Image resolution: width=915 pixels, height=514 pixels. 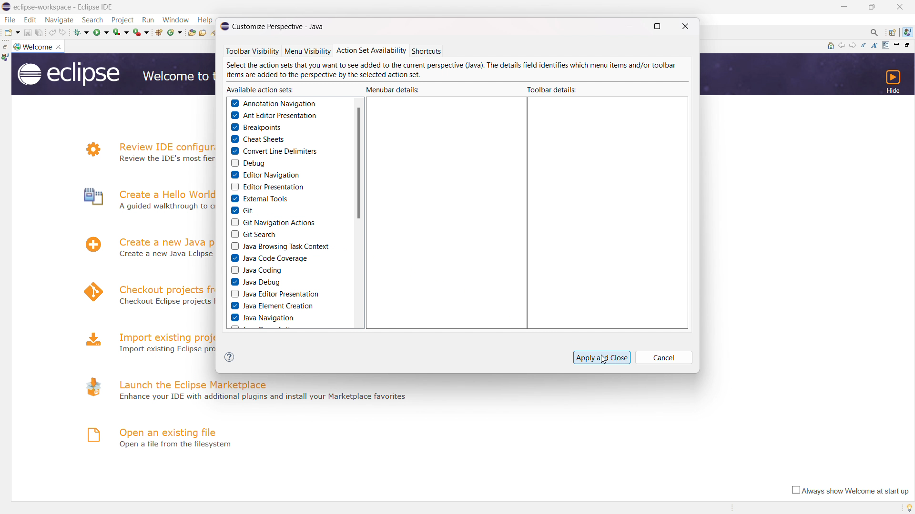 I want to click on home, so click(x=830, y=46).